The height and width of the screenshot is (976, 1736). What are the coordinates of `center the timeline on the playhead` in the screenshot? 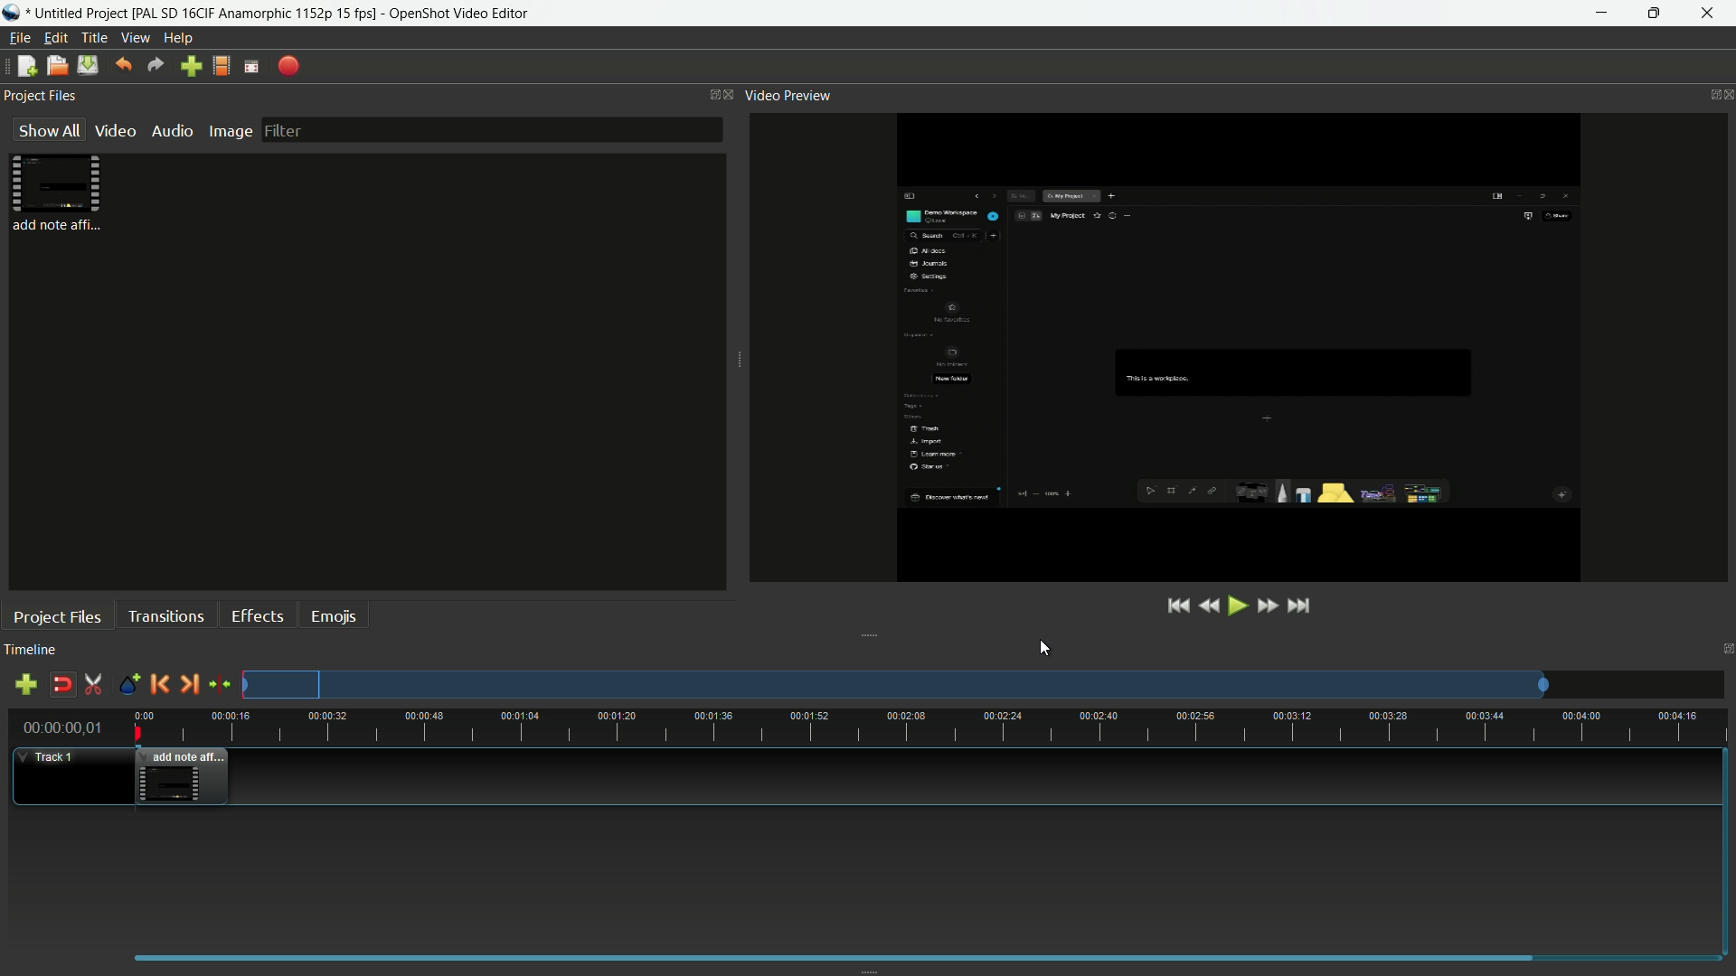 It's located at (221, 685).